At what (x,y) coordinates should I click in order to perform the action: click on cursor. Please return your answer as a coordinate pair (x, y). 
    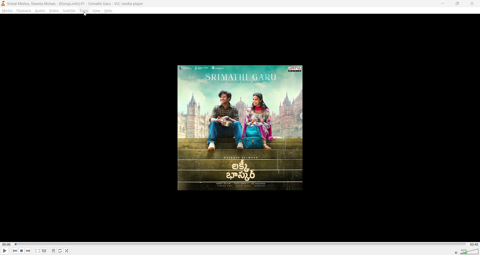
    Looking at the image, I should click on (85, 15).